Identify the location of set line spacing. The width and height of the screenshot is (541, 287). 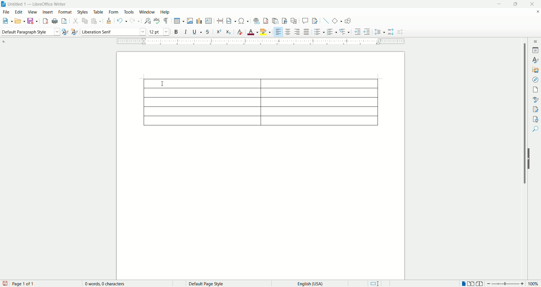
(380, 32).